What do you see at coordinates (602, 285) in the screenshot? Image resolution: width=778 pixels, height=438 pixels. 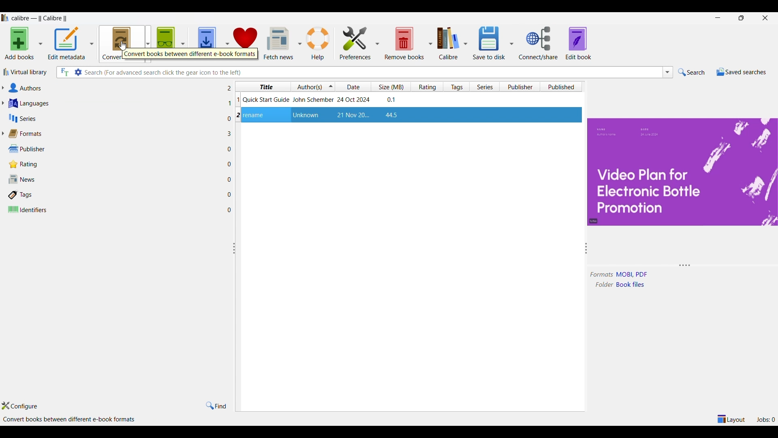 I see `folder` at bounding box center [602, 285].